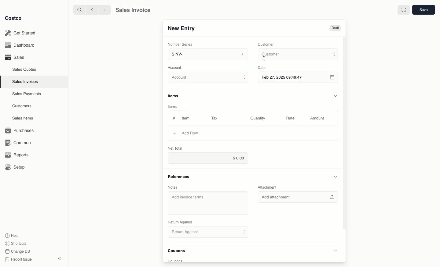 Image resolution: width=440 pixels, height=267 pixels. What do you see at coordinates (266, 44) in the screenshot?
I see `Customer` at bounding box center [266, 44].